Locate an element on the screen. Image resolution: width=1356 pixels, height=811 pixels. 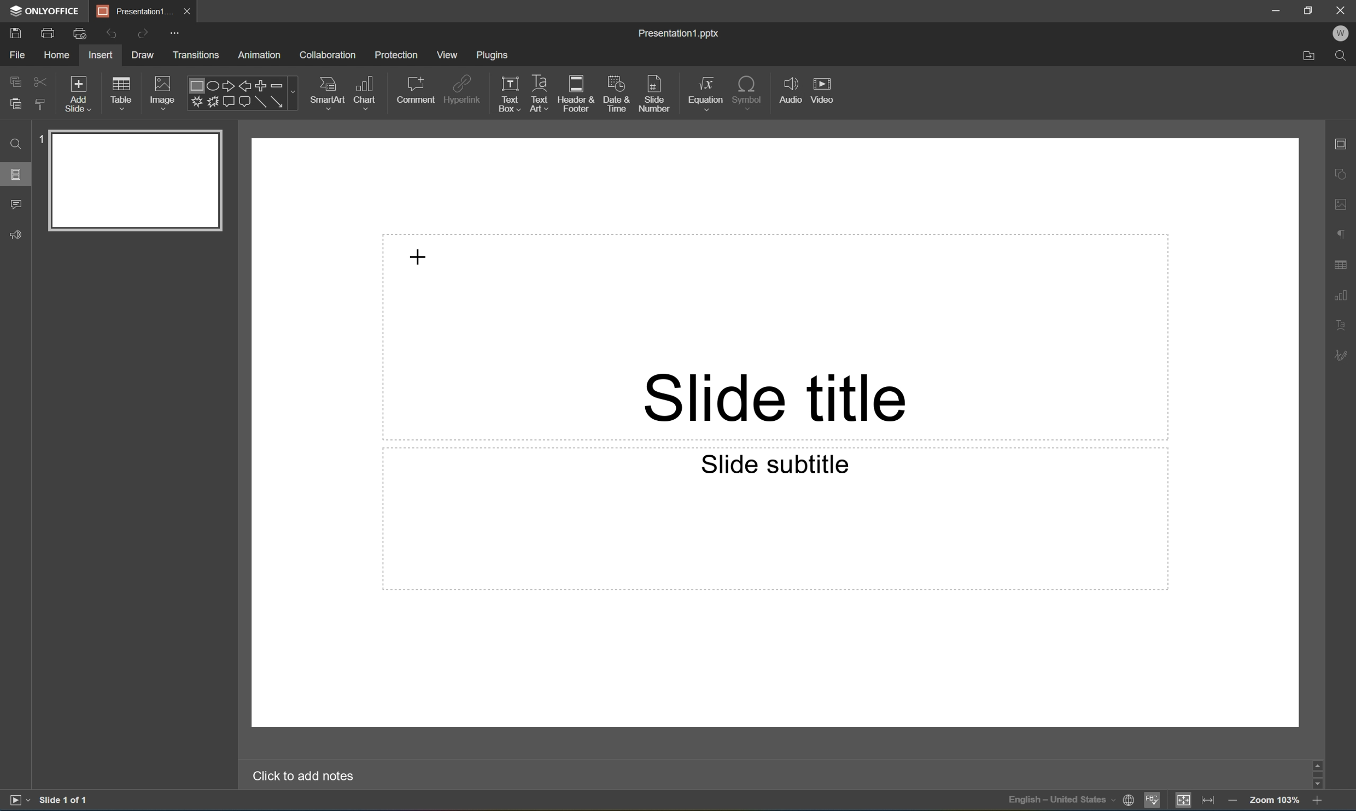
Customize quick access toolbar is located at coordinates (177, 34).